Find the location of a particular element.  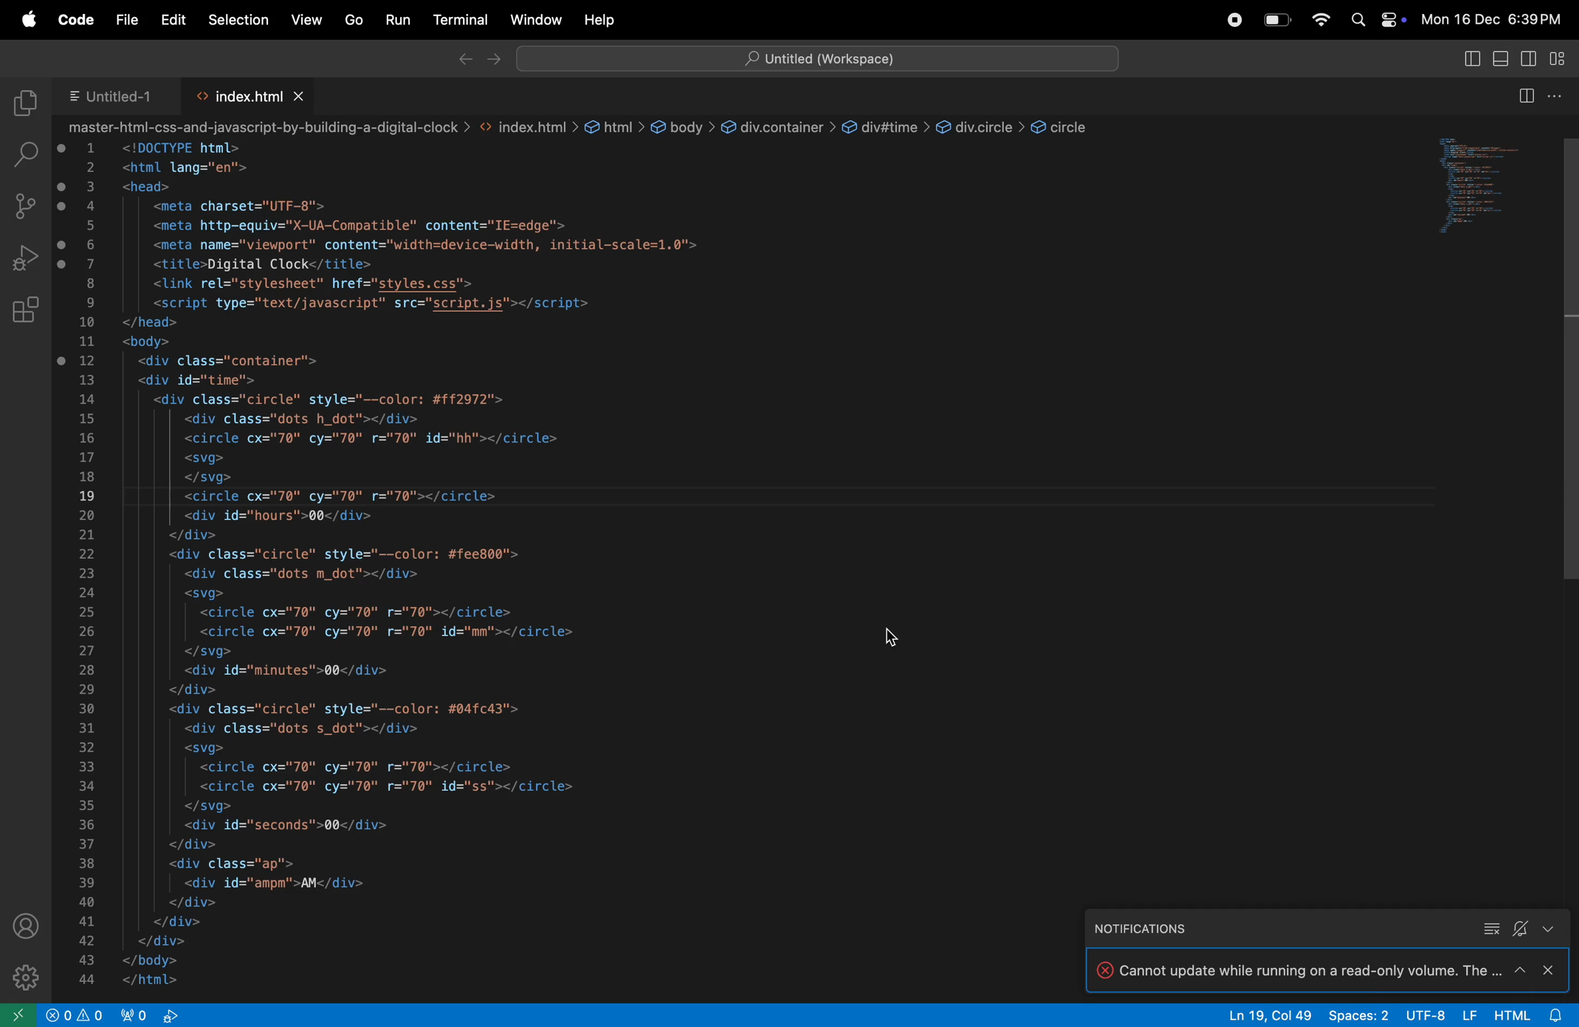

source control is located at coordinates (24, 207).